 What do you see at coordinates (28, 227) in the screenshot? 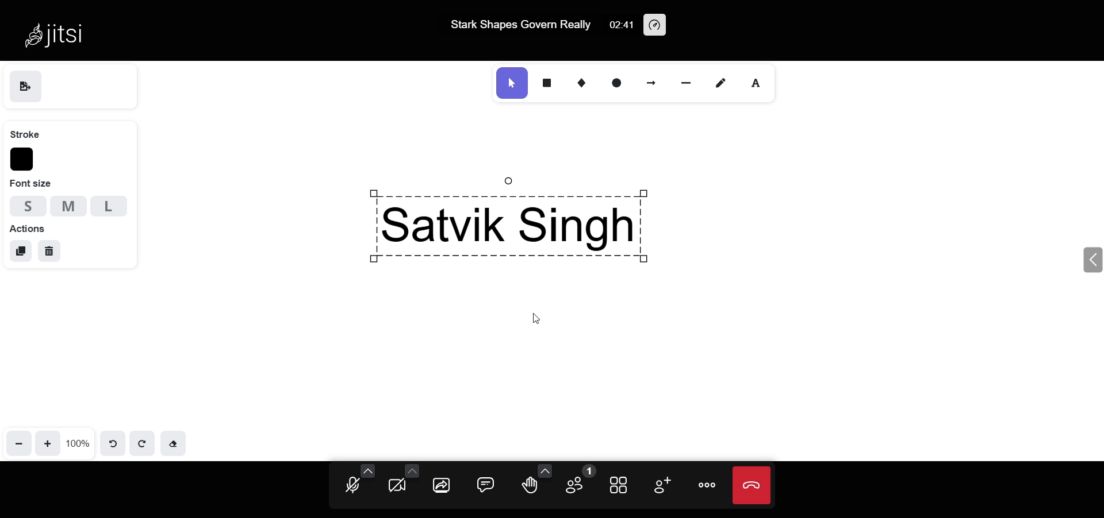
I see `actions` at bounding box center [28, 227].